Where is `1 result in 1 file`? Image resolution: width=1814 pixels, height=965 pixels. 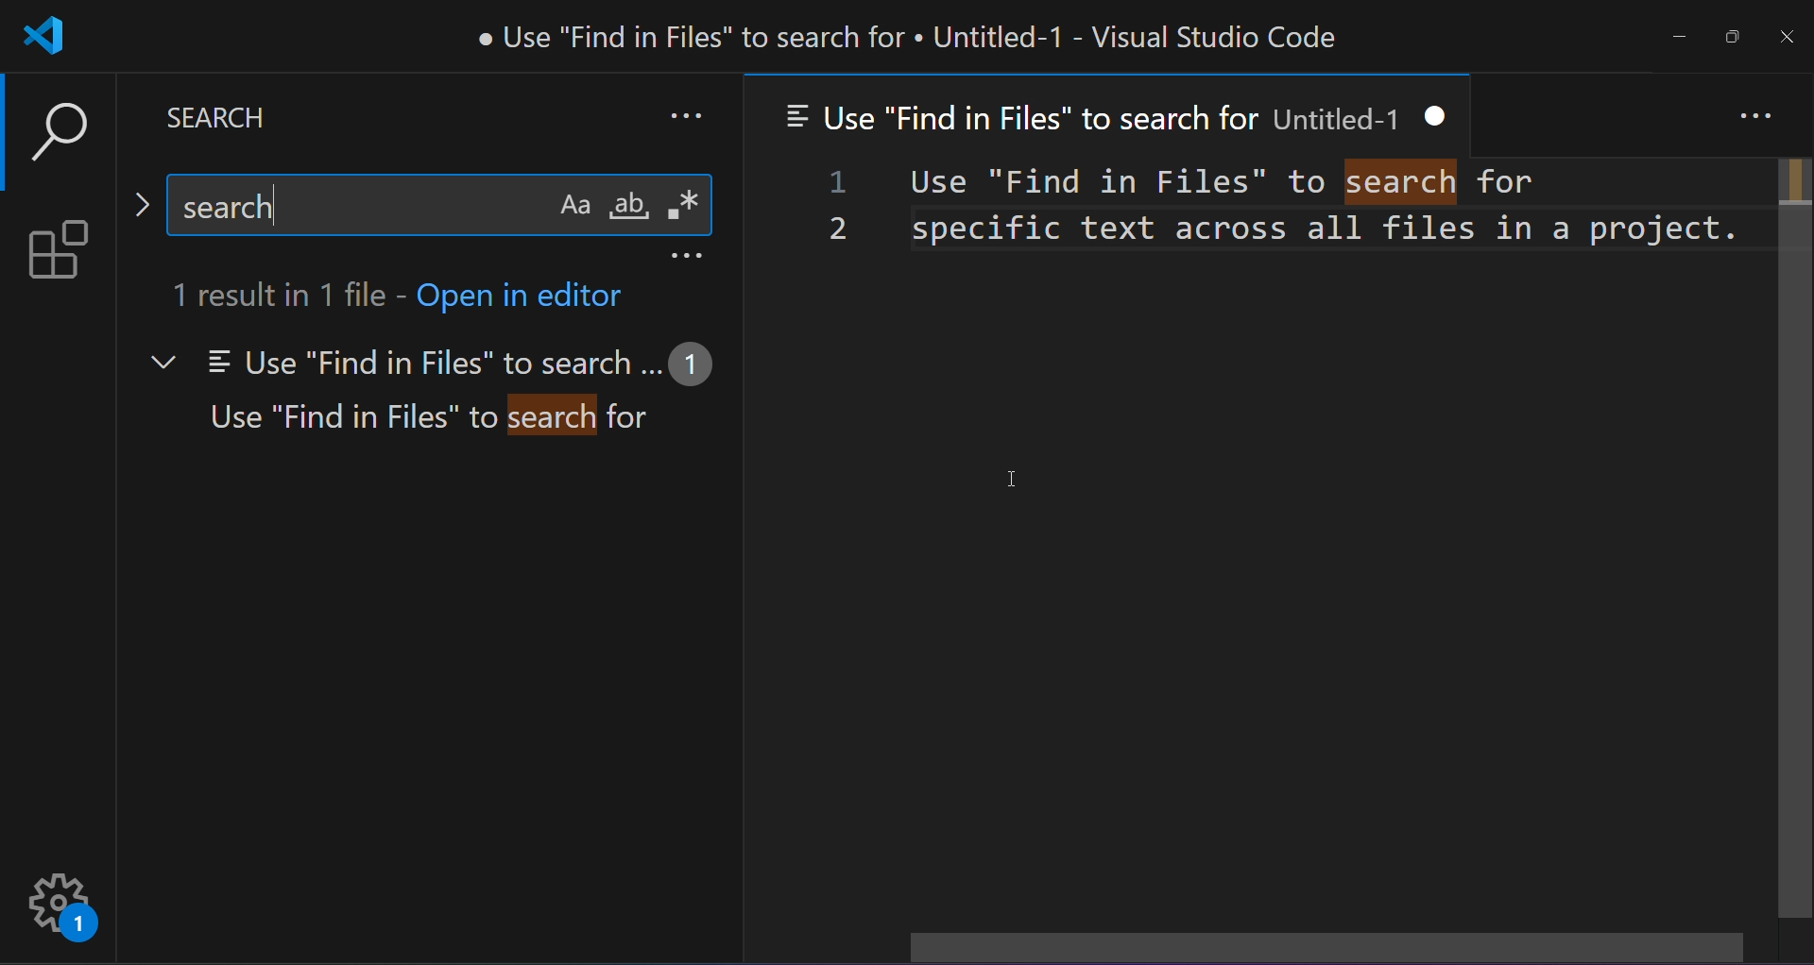
1 result in 1 file is located at coordinates (278, 291).